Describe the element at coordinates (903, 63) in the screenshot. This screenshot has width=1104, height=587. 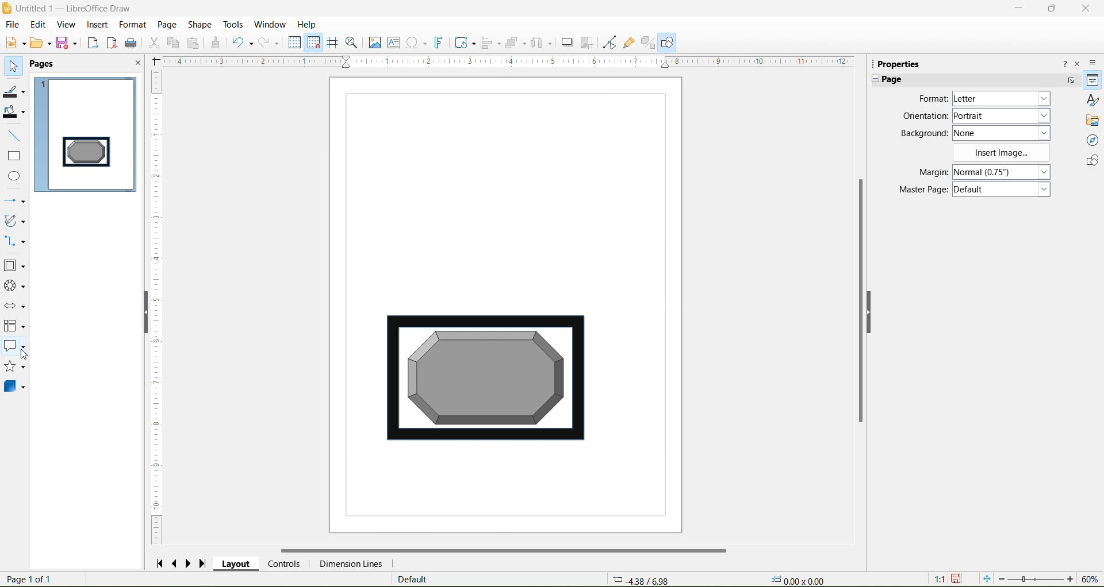
I see `Properties` at that location.